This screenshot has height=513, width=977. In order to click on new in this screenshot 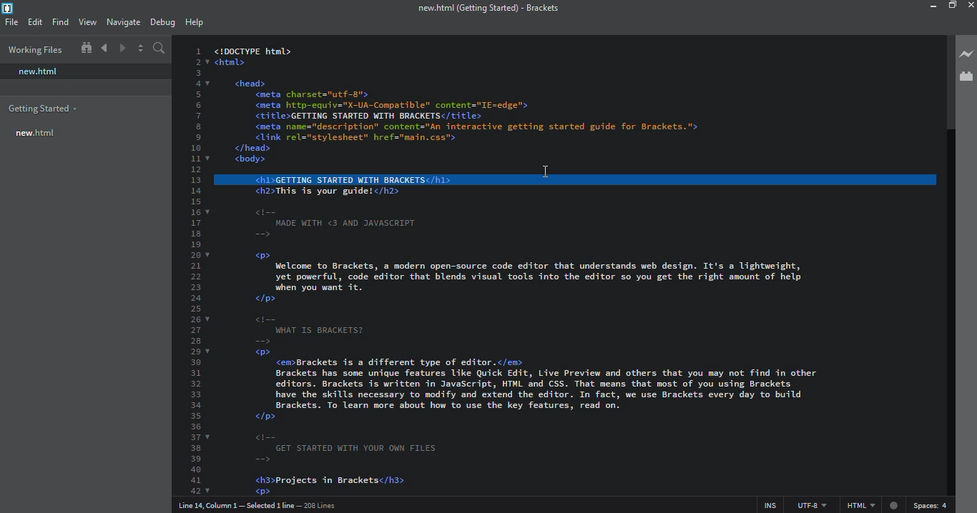, I will do `click(40, 71)`.